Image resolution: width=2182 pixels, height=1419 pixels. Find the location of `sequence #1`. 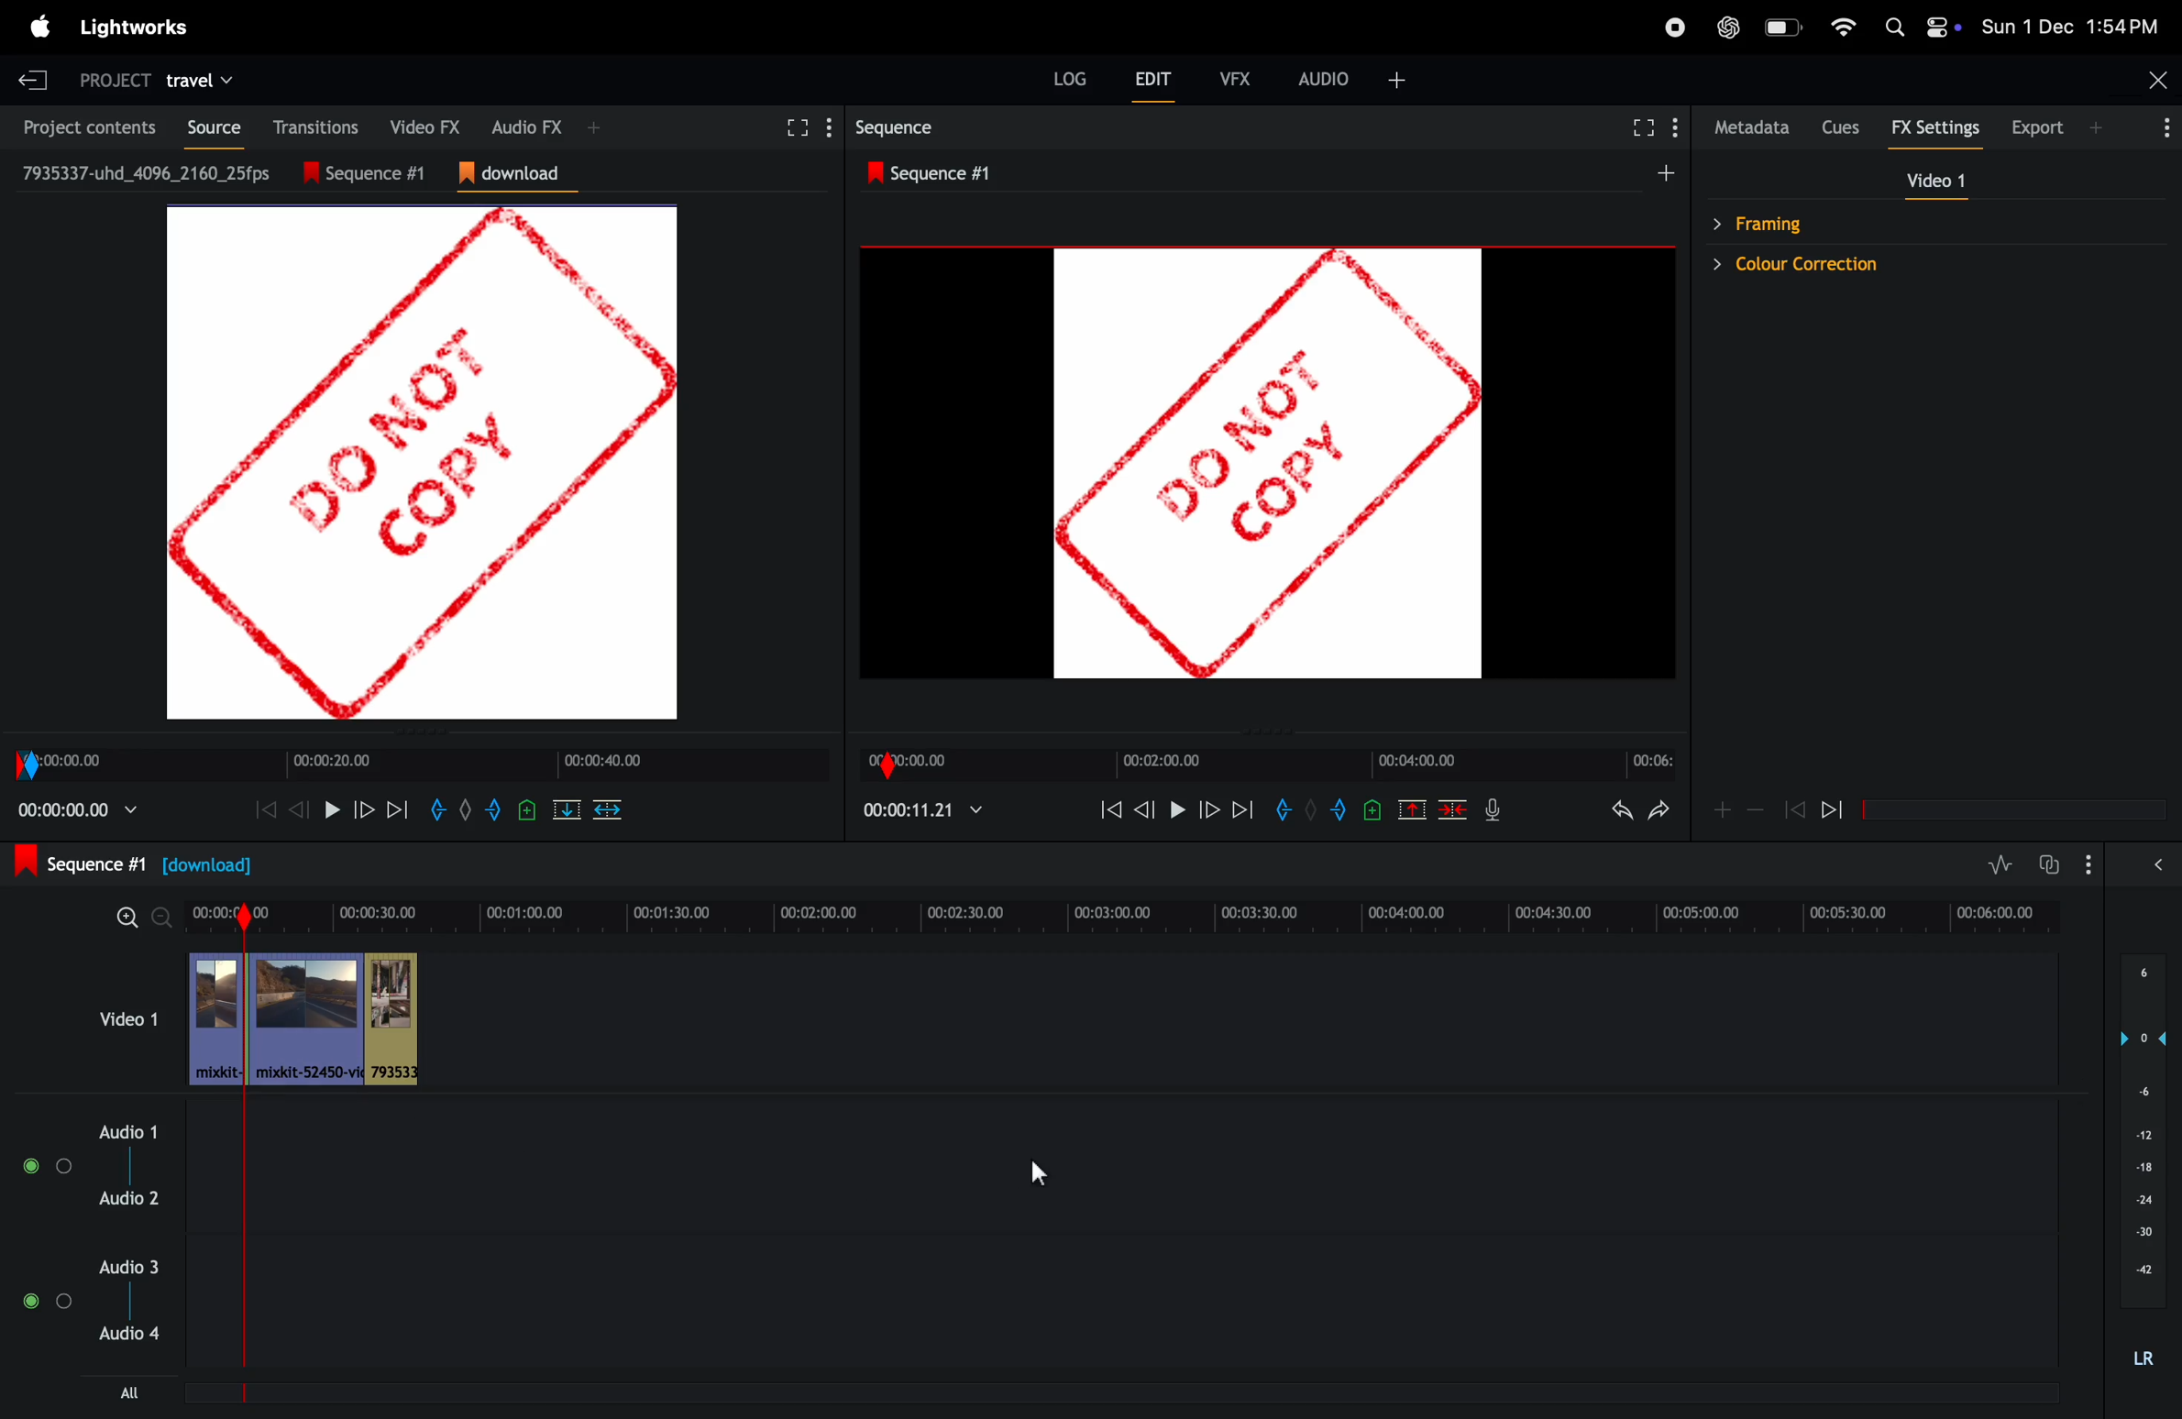

sequence #1 is located at coordinates (937, 173).